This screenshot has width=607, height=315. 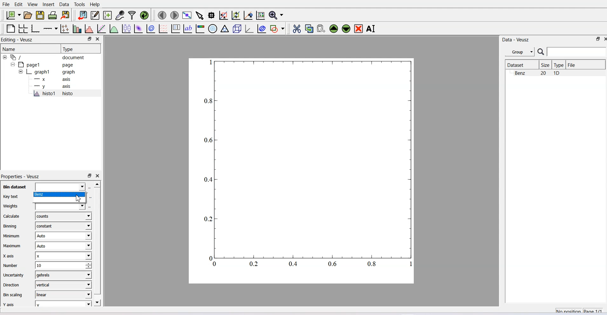 What do you see at coordinates (78, 198) in the screenshot?
I see `Cursor` at bounding box center [78, 198].